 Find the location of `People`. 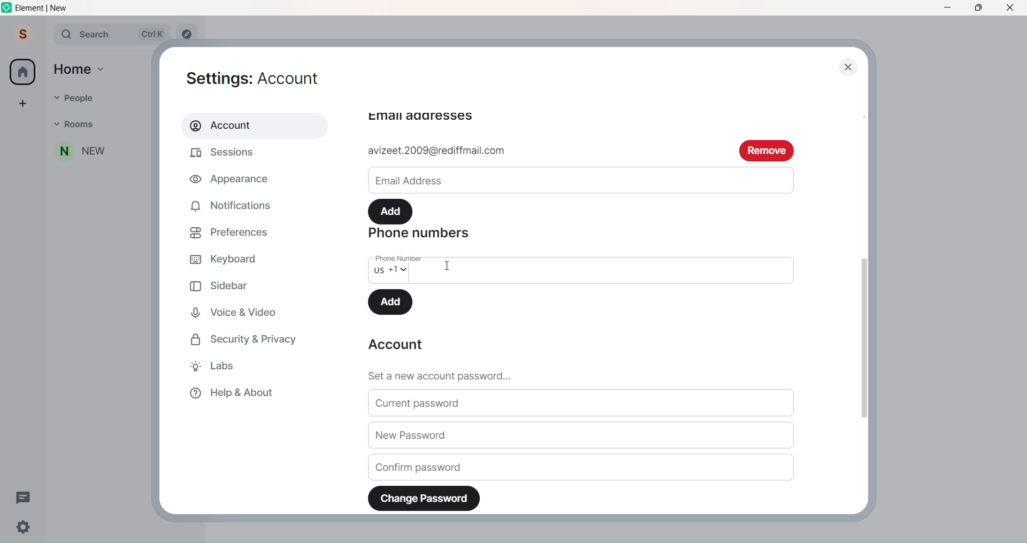

People is located at coordinates (105, 96).